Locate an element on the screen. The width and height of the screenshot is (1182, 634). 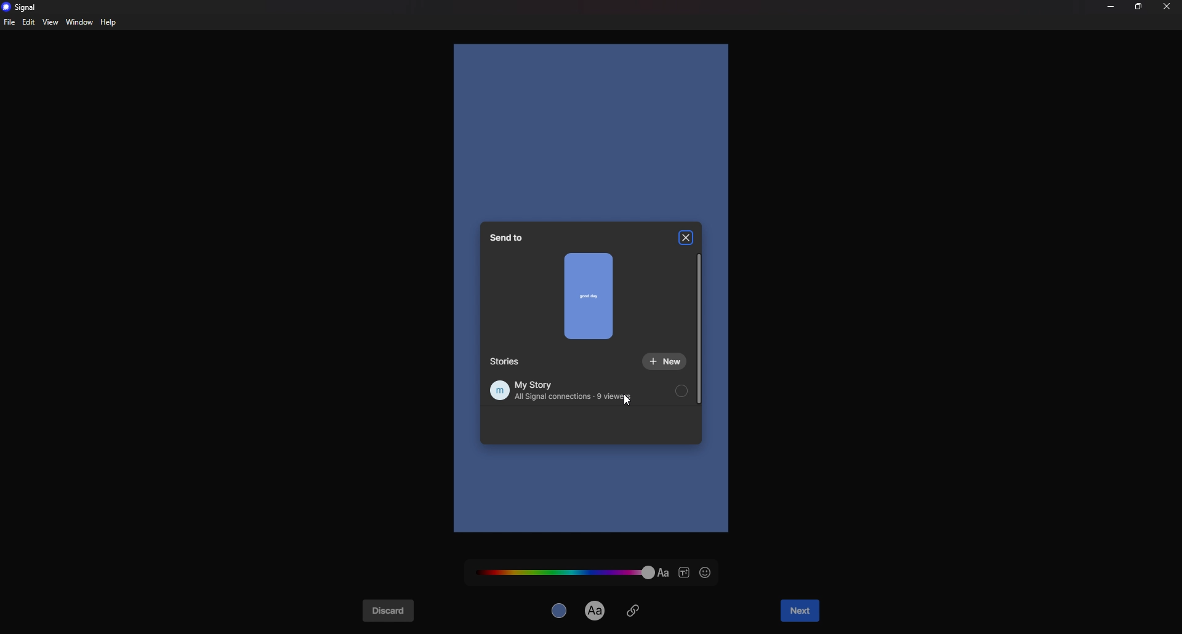
my story all signal connections 9 viewers is located at coordinates (589, 390).